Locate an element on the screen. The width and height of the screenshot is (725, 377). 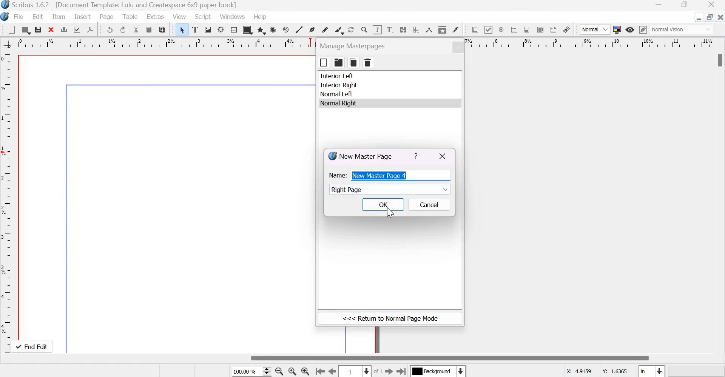
shapes is located at coordinates (247, 30).